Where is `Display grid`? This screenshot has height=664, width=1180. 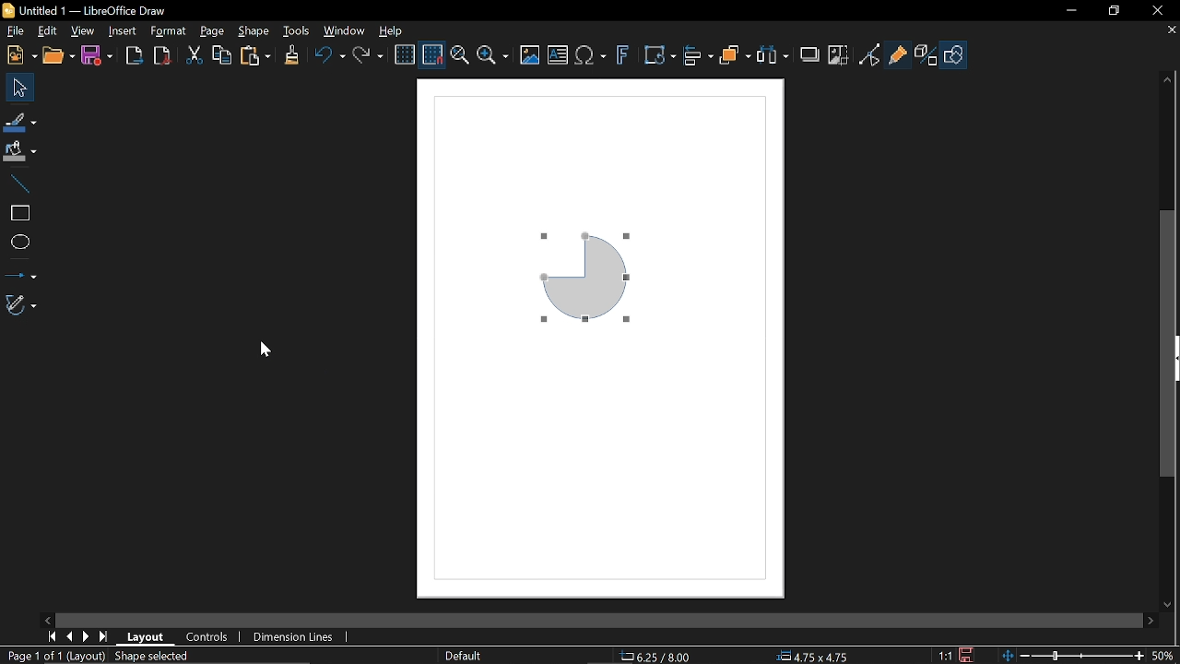 Display grid is located at coordinates (405, 55).